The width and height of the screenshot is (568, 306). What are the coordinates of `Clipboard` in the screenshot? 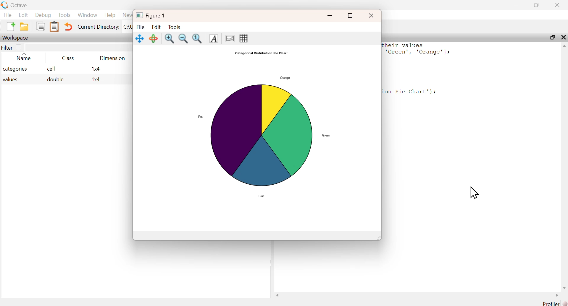 It's located at (54, 27).